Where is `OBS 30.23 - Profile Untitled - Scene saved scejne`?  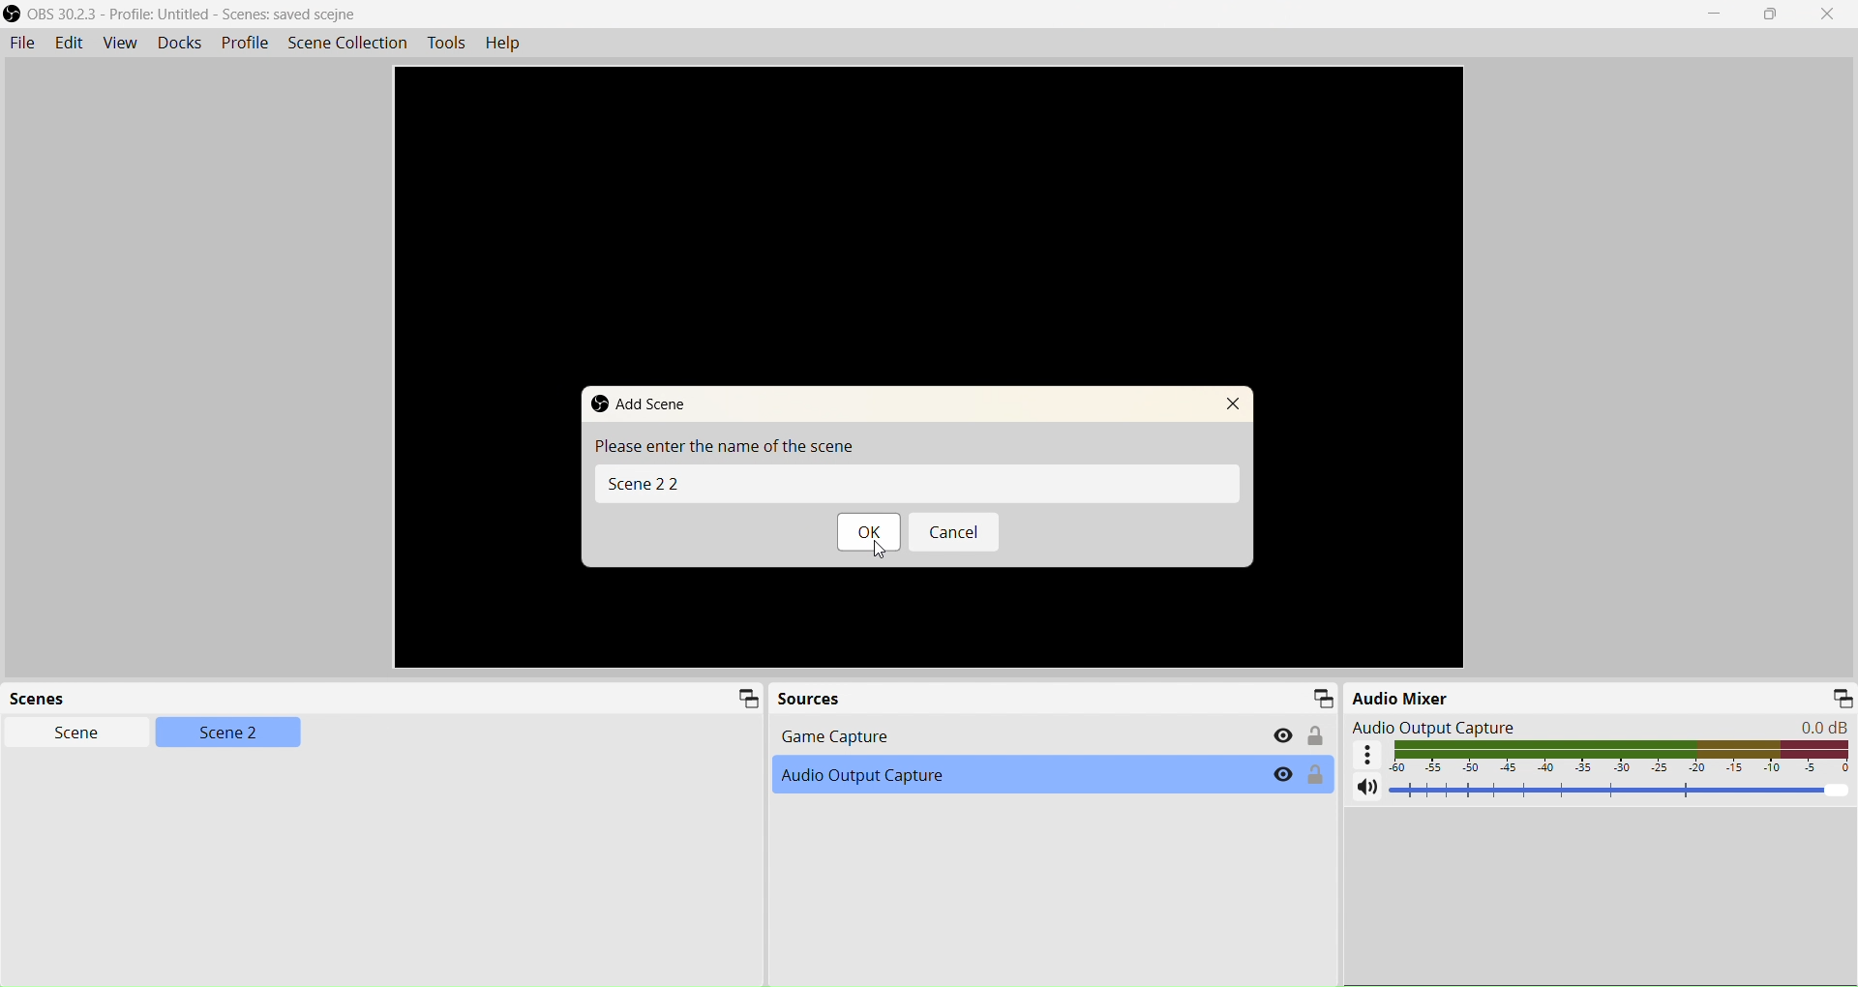
OBS 30.23 - Profile Untitled - Scene saved scejne is located at coordinates (185, 14).